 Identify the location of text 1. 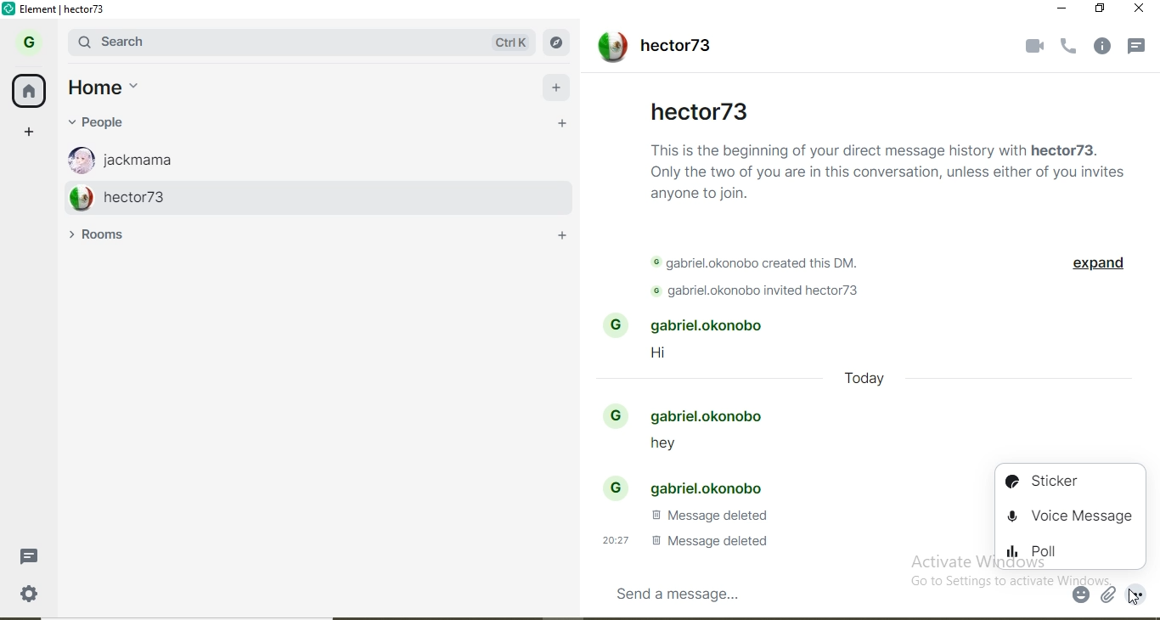
(888, 169).